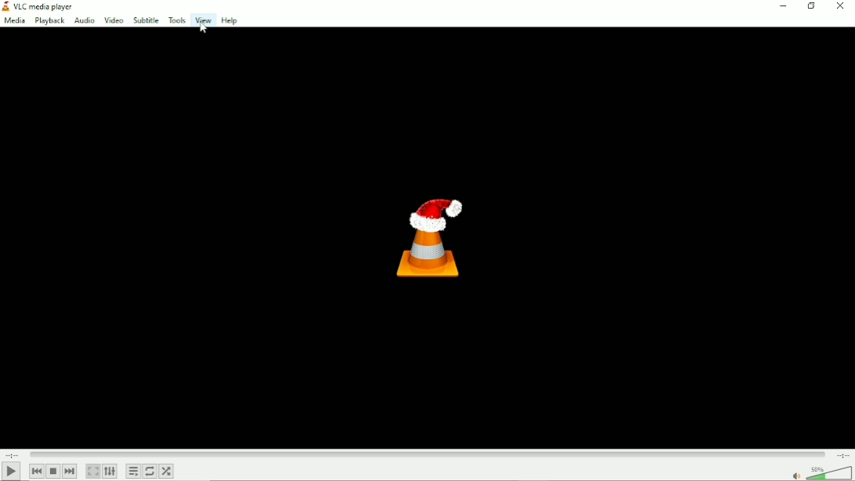  I want to click on Total duration, so click(842, 454).